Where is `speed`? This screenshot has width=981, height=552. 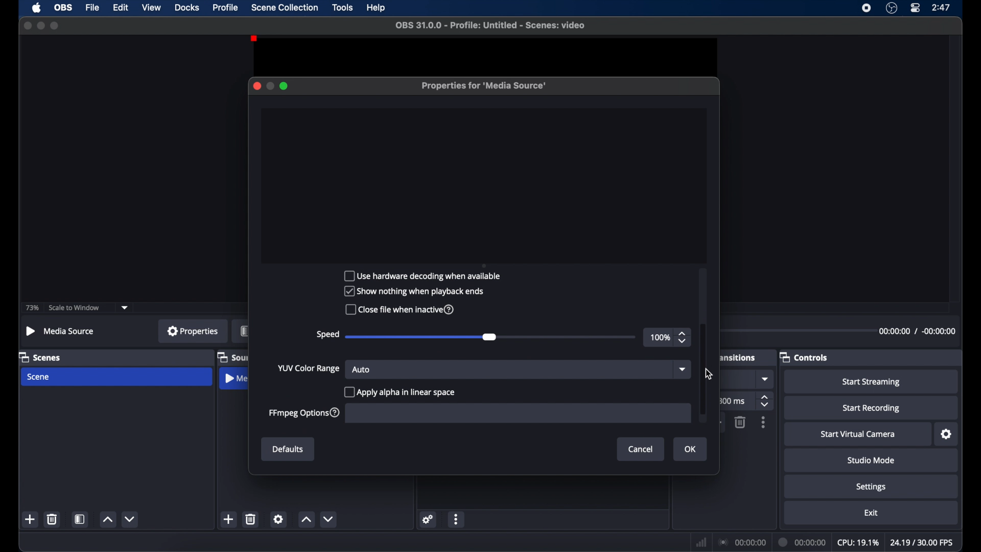 speed is located at coordinates (328, 335).